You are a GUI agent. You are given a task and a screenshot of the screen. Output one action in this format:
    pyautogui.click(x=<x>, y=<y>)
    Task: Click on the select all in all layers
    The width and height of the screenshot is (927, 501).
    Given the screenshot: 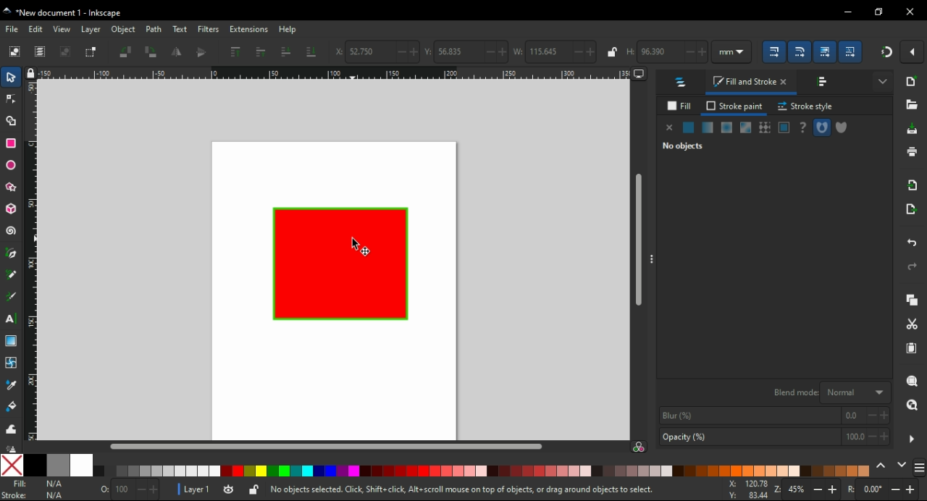 What is the action you would take?
    pyautogui.click(x=41, y=52)
    